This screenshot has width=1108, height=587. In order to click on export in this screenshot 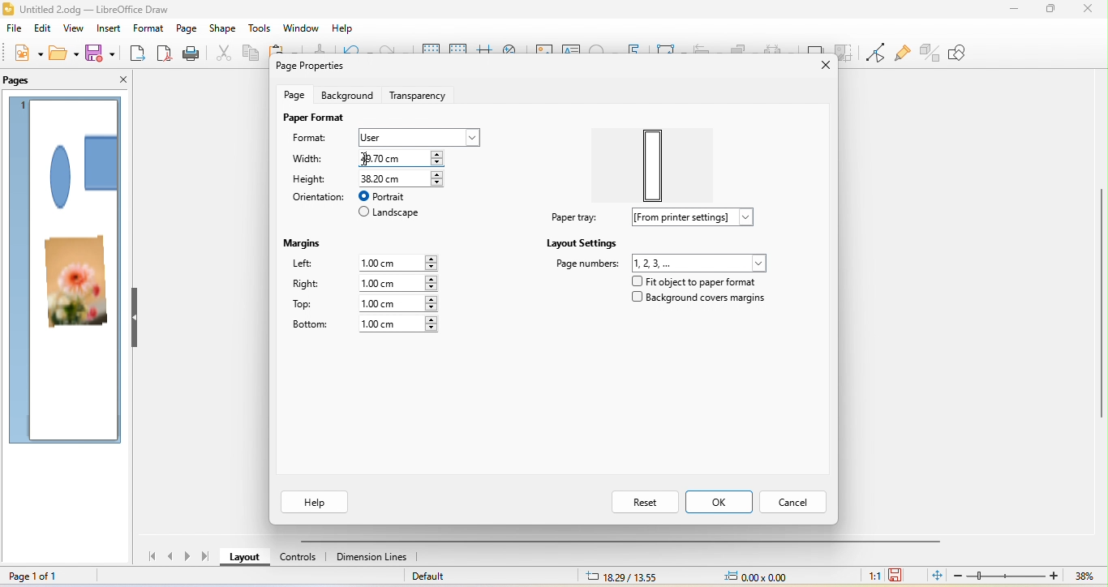, I will do `click(138, 54)`.